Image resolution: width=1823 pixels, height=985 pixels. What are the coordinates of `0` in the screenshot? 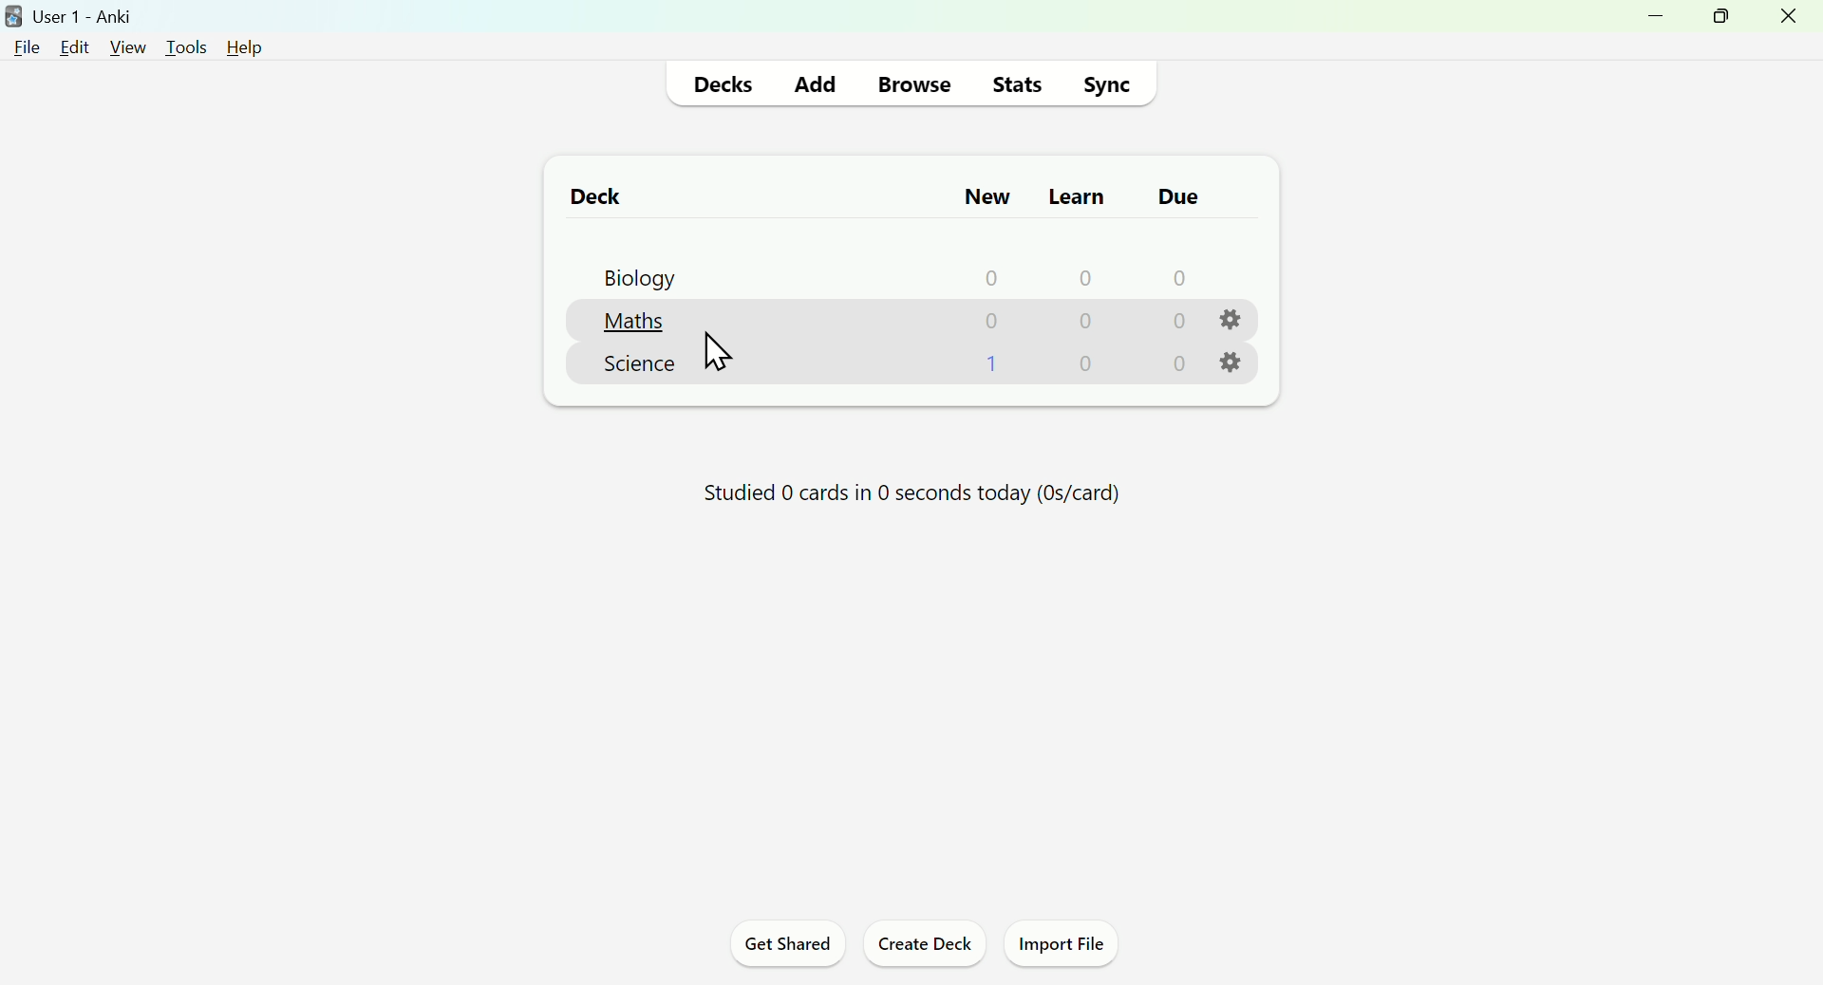 It's located at (1088, 323).